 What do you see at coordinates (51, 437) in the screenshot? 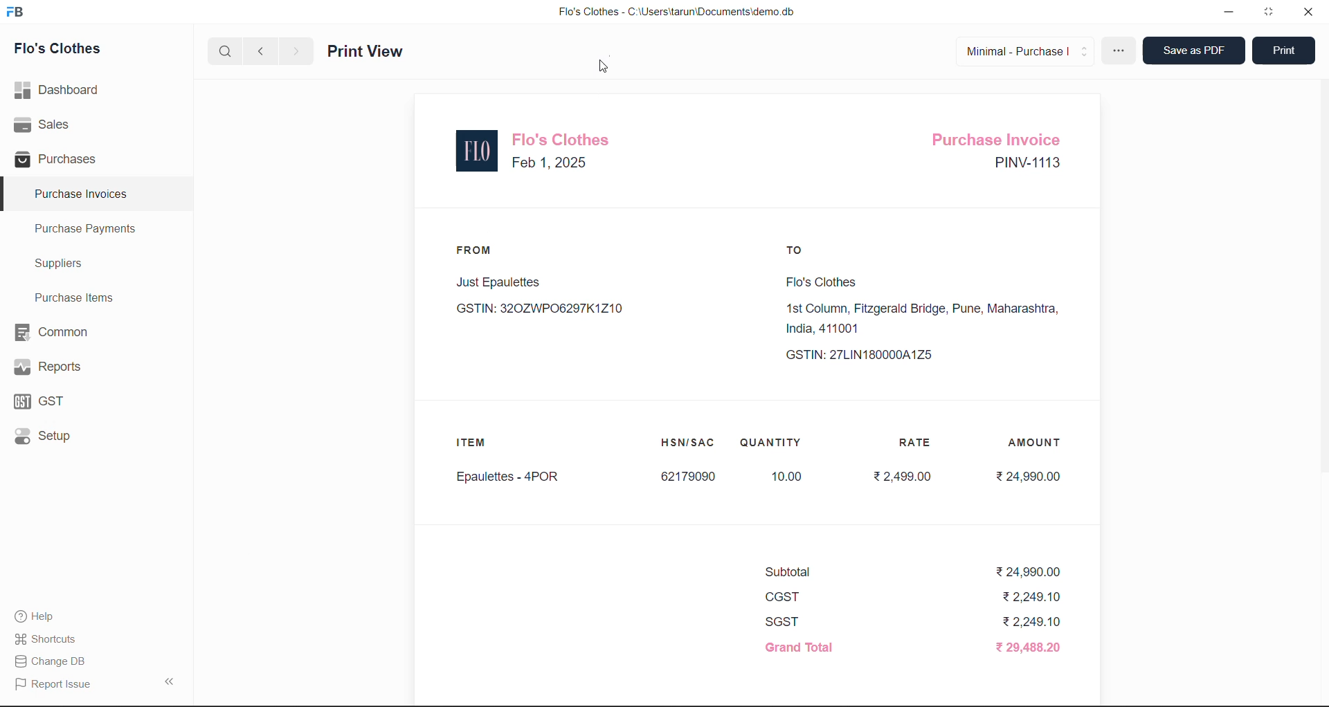
I see `Setup` at bounding box center [51, 437].